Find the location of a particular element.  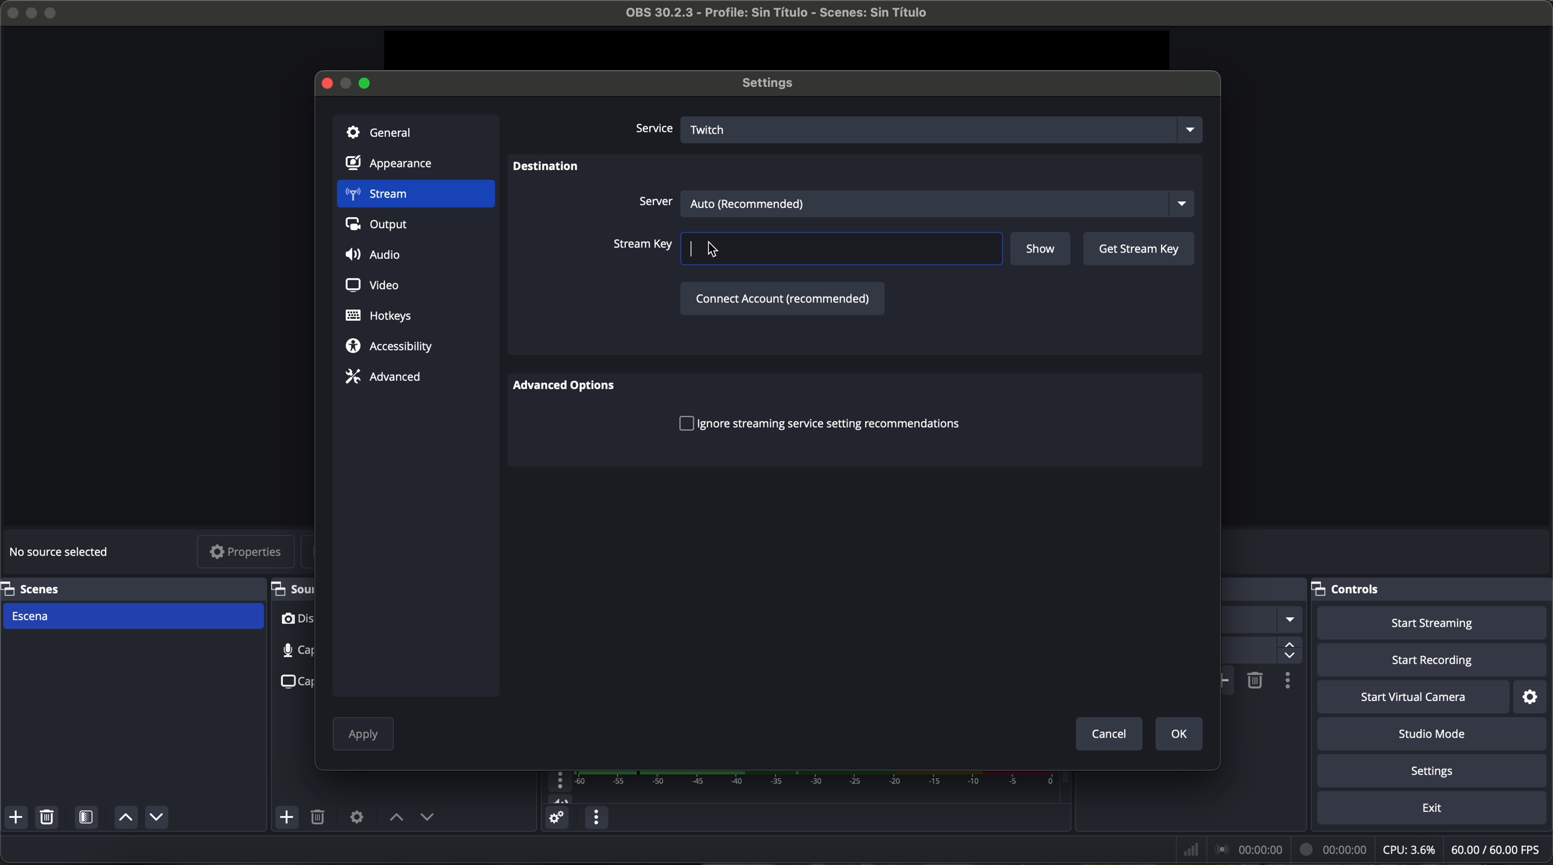

output is located at coordinates (381, 227).